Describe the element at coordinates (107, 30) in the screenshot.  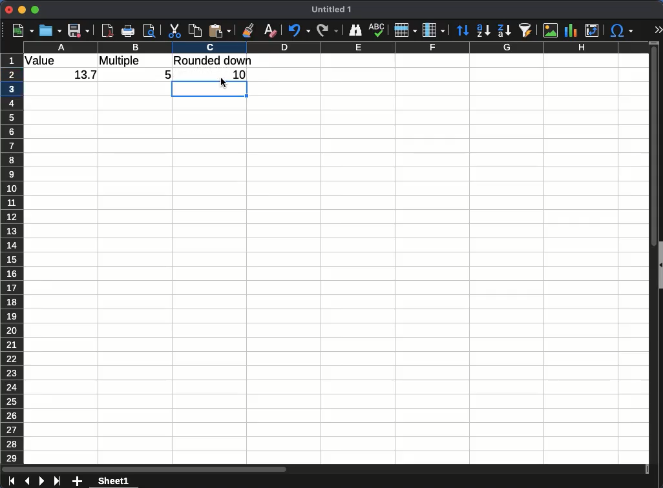
I see `pdf reader` at that location.